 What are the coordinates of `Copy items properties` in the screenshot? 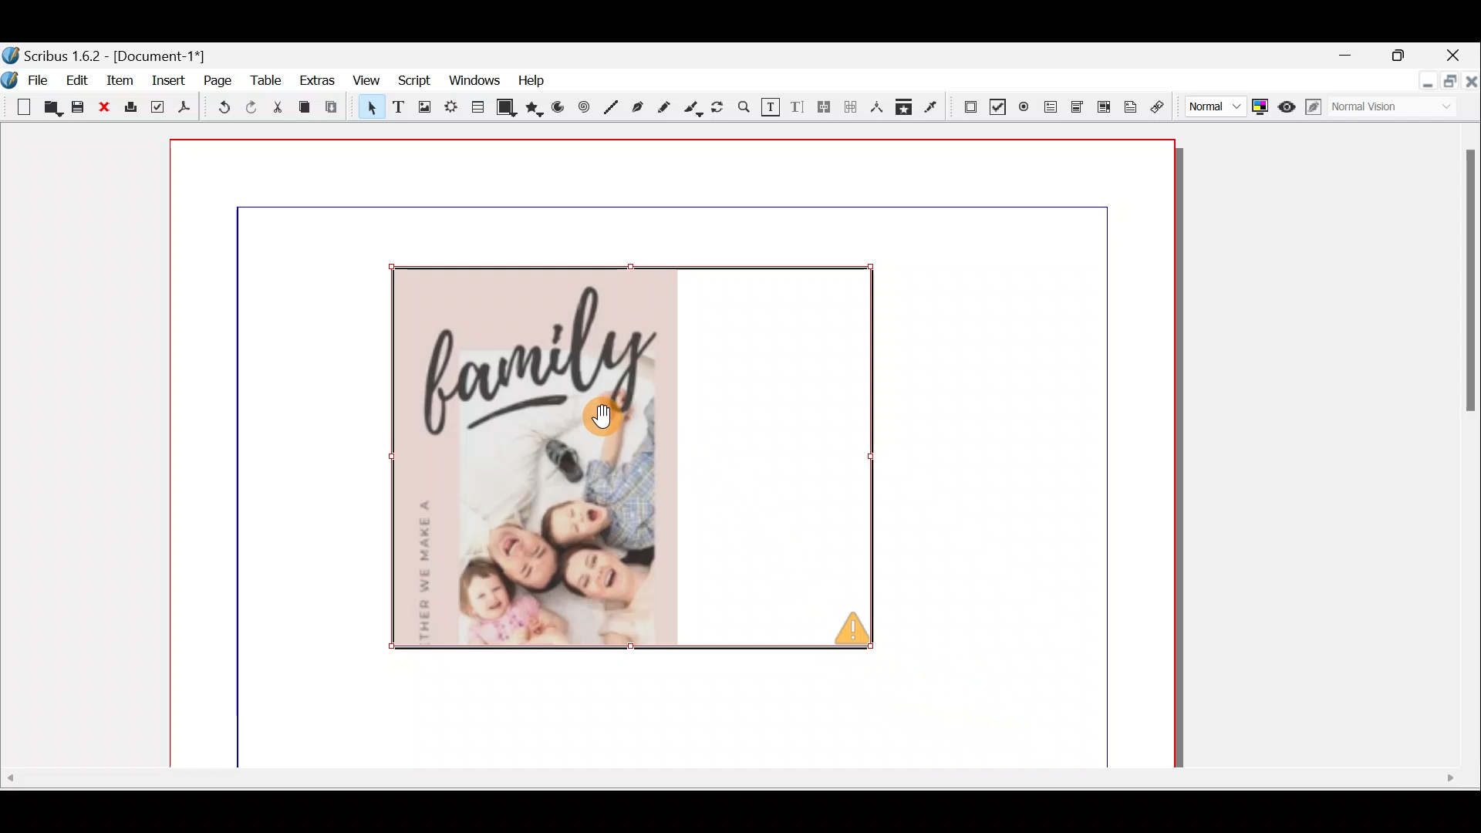 It's located at (904, 107).